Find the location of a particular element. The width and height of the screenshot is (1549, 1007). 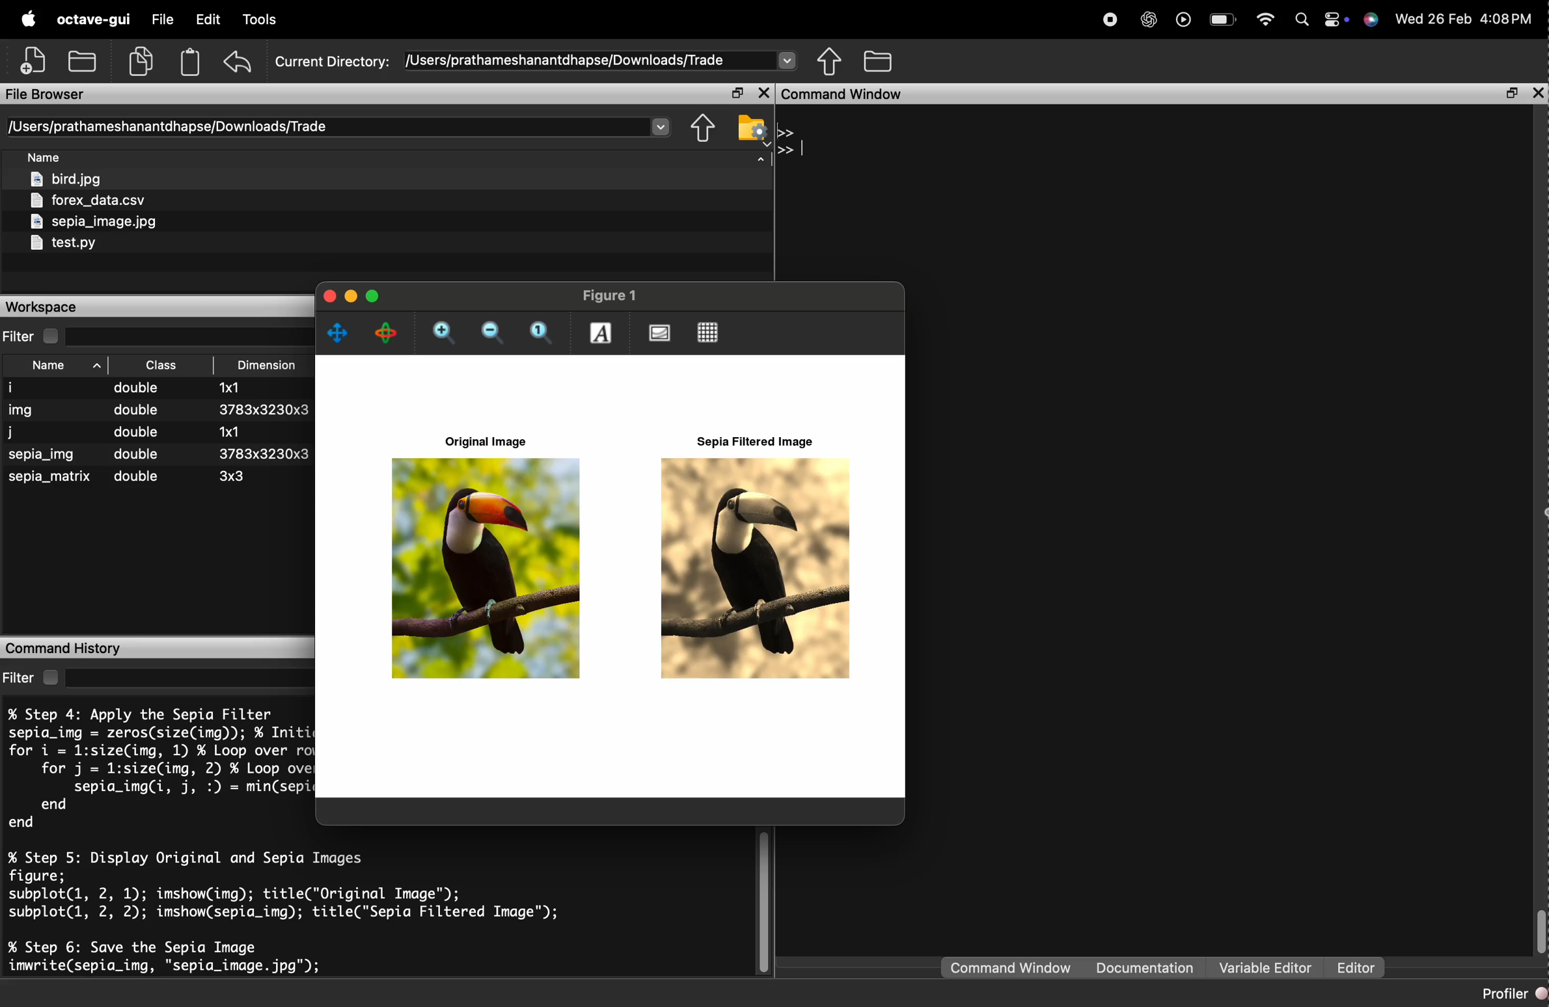

folder settings is located at coordinates (754, 130).